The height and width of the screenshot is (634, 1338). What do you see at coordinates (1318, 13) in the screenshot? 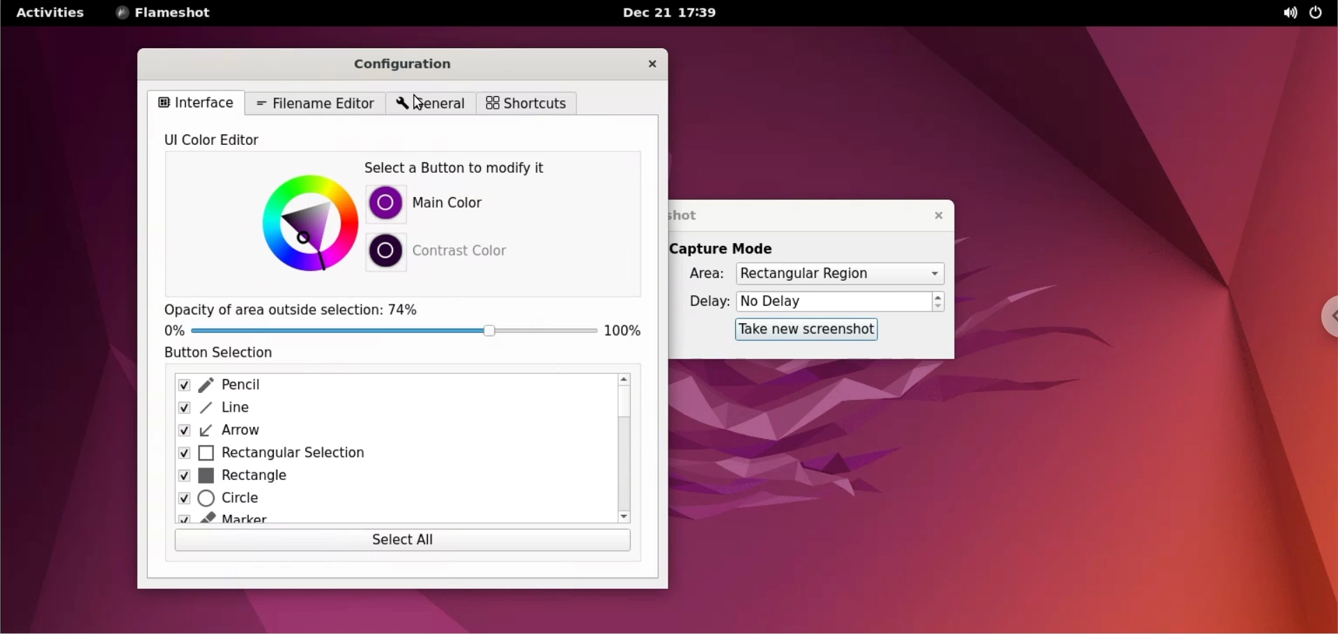
I see `power options` at bounding box center [1318, 13].